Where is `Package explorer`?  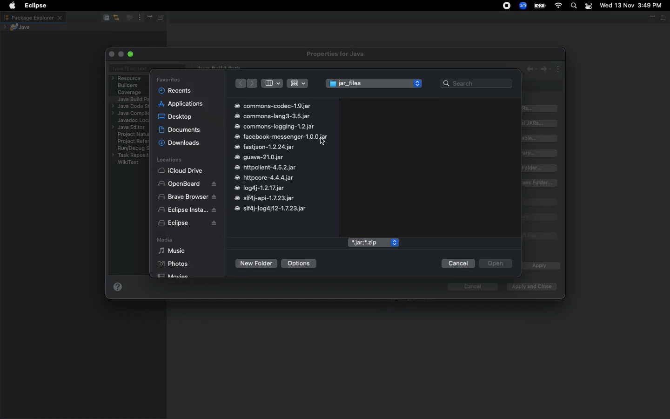
Package explorer is located at coordinates (33, 17).